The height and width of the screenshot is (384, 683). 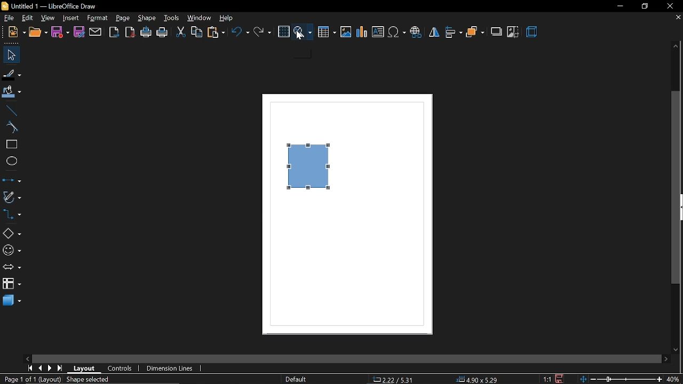 I want to click on select, so click(x=11, y=55).